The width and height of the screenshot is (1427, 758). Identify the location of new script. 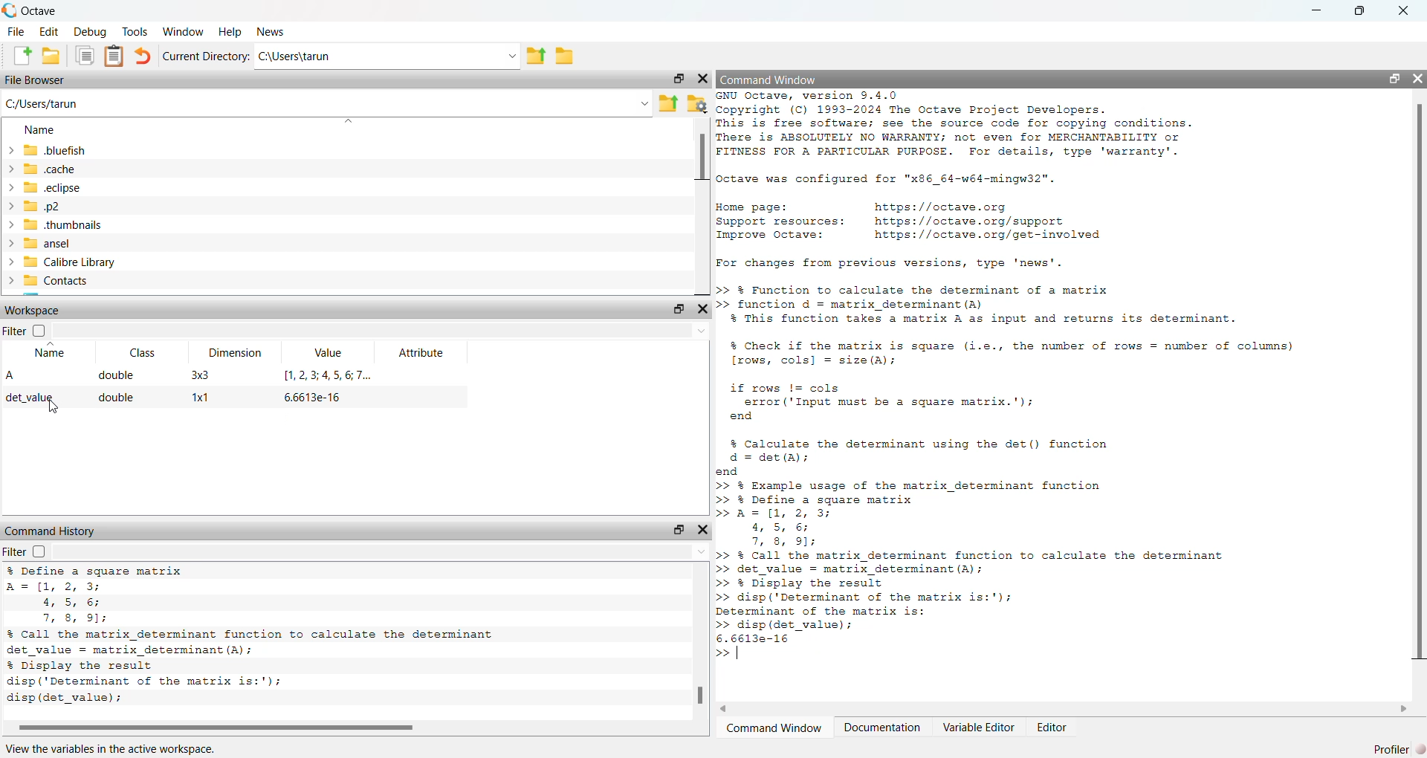
(23, 56).